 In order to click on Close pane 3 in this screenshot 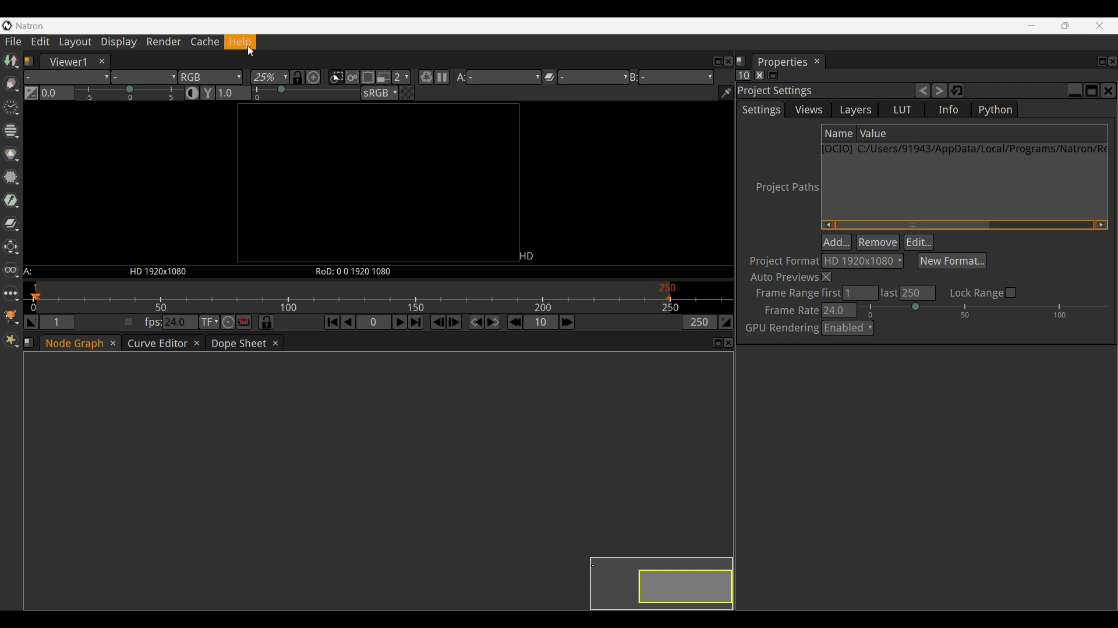, I will do `click(728, 342)`.